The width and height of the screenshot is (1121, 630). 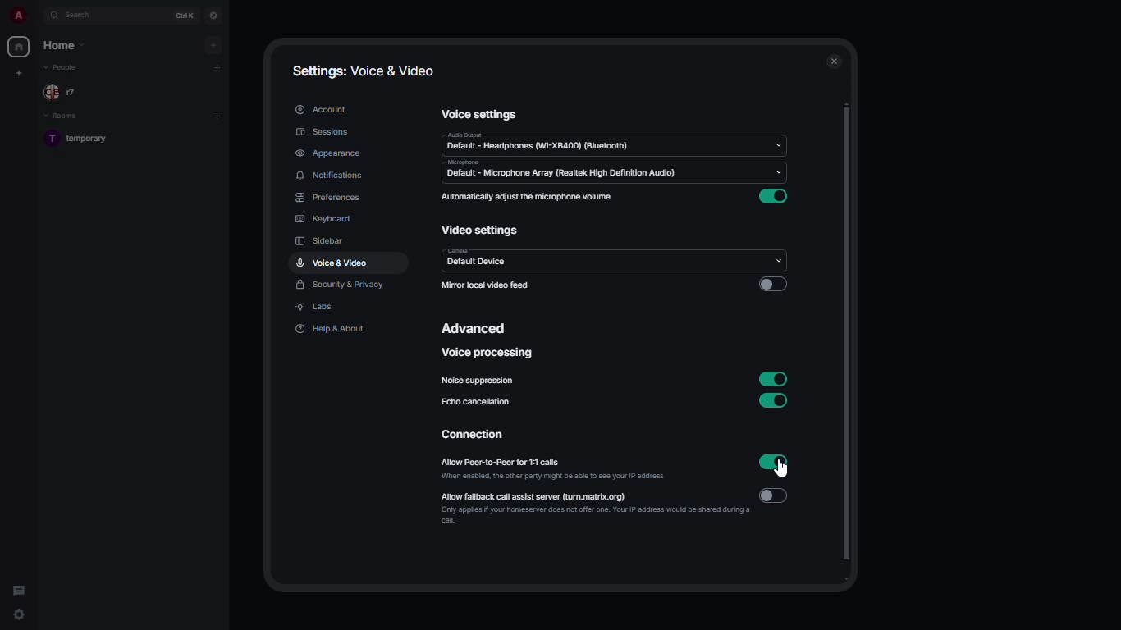 What do you see at coordinates (482, 115) in the screenshot?
I see `voice settings` at bounding box center [482, 115].